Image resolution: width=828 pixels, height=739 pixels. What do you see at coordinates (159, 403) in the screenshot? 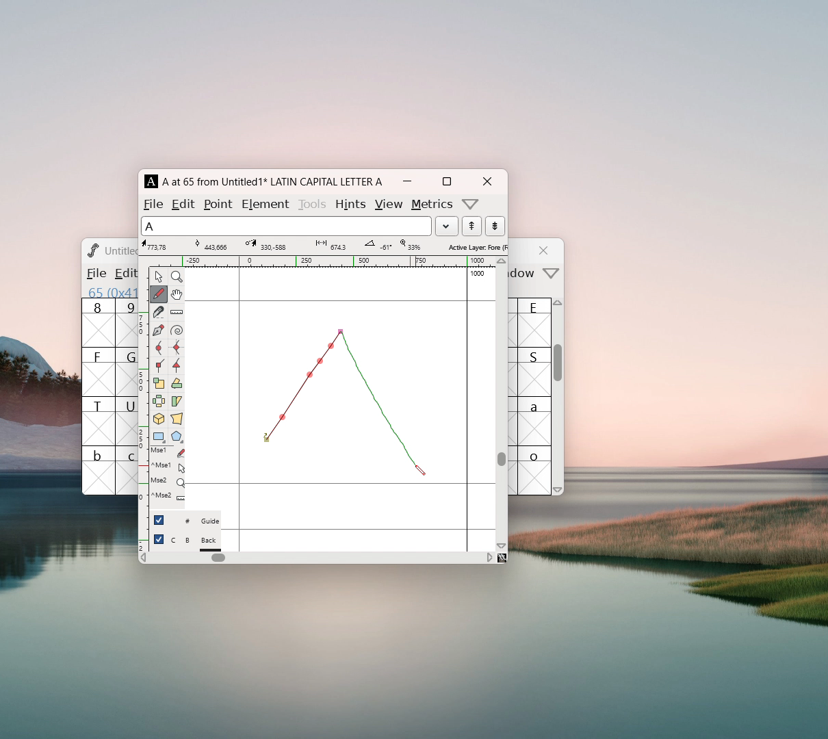
I see `flip selection` at bounding box center [159, 403].